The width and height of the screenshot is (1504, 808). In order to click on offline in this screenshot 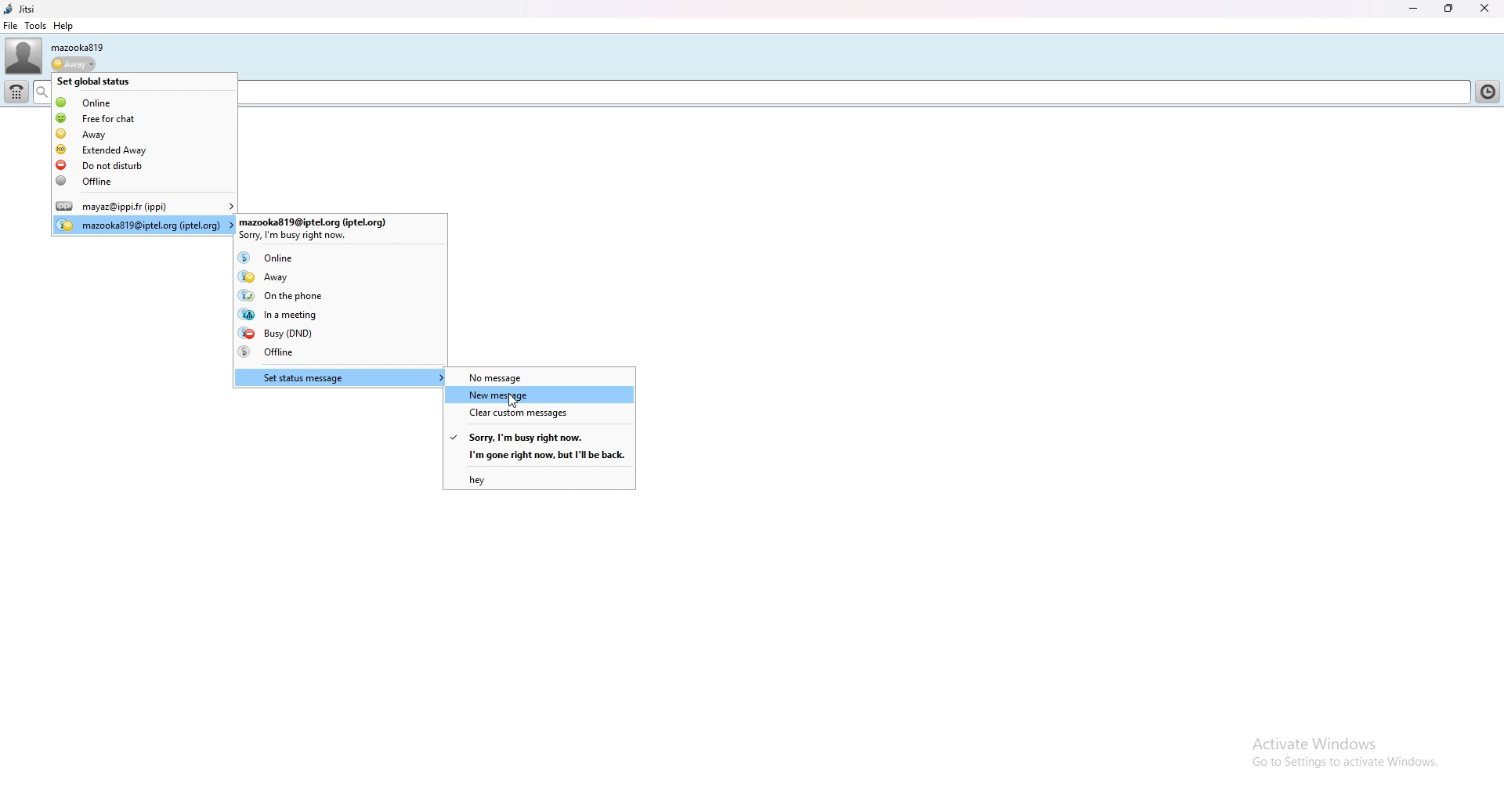, I will do `click(146, 182)`.